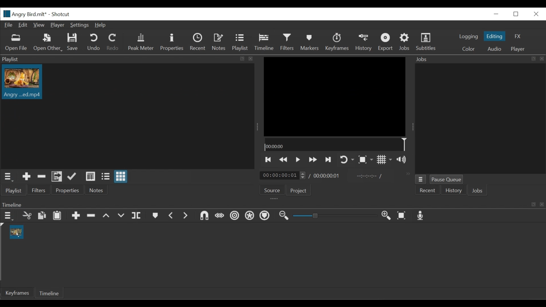  I want to click on Recent, so click(429, 190).